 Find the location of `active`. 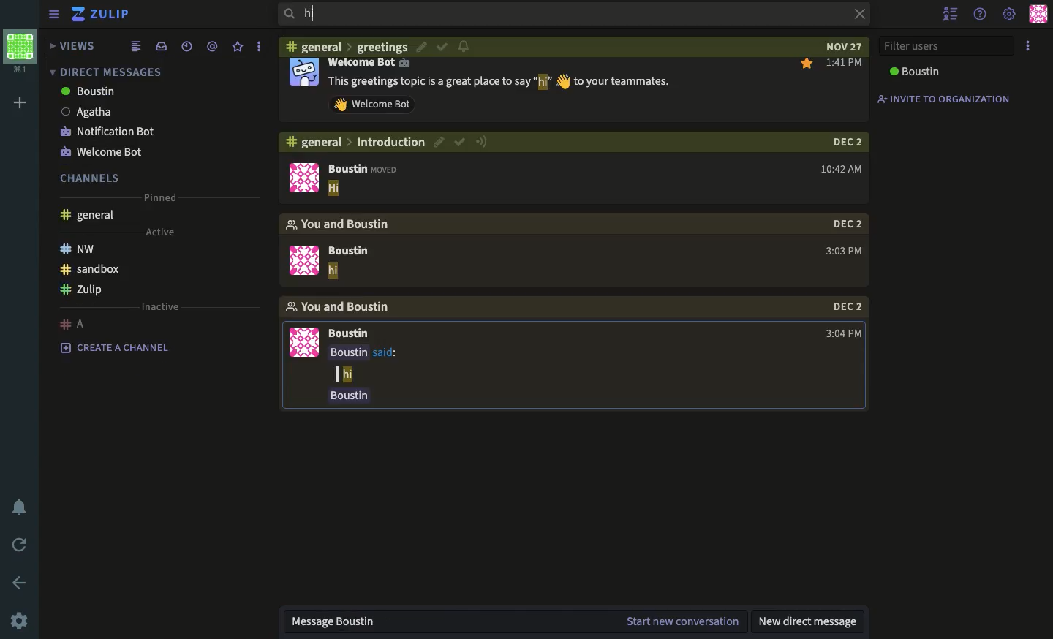

active is located at coordinates (160, 232).